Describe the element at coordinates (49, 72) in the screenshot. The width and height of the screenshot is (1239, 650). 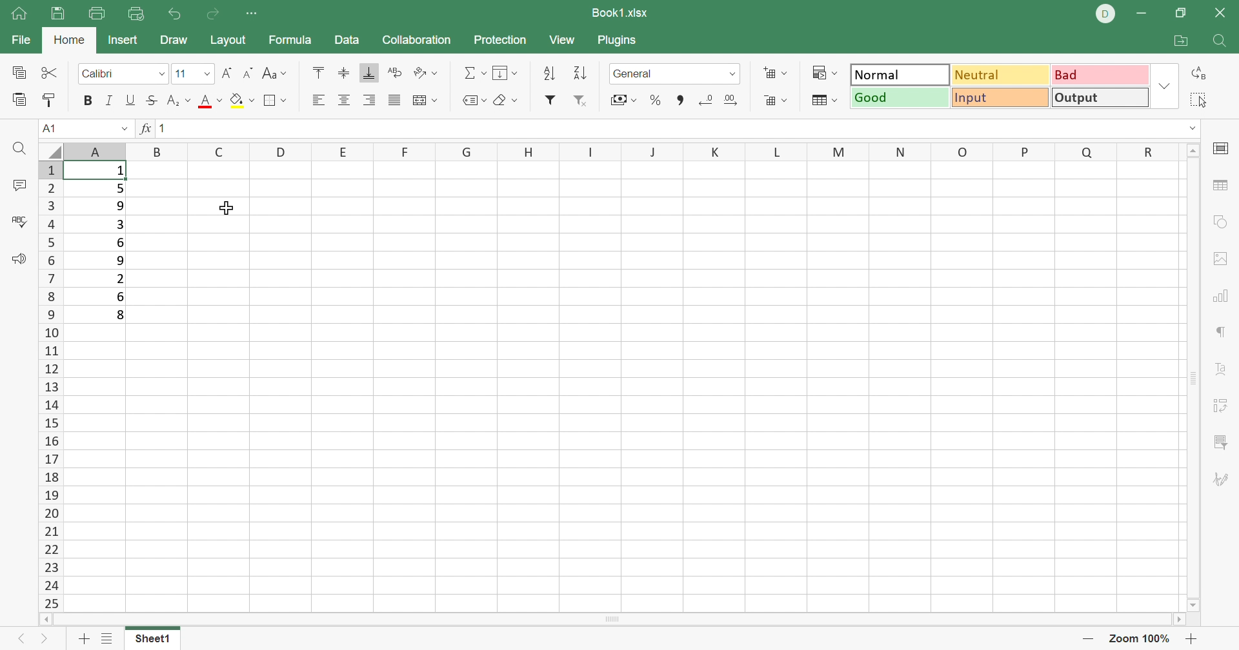
I see `Cut` at that location.